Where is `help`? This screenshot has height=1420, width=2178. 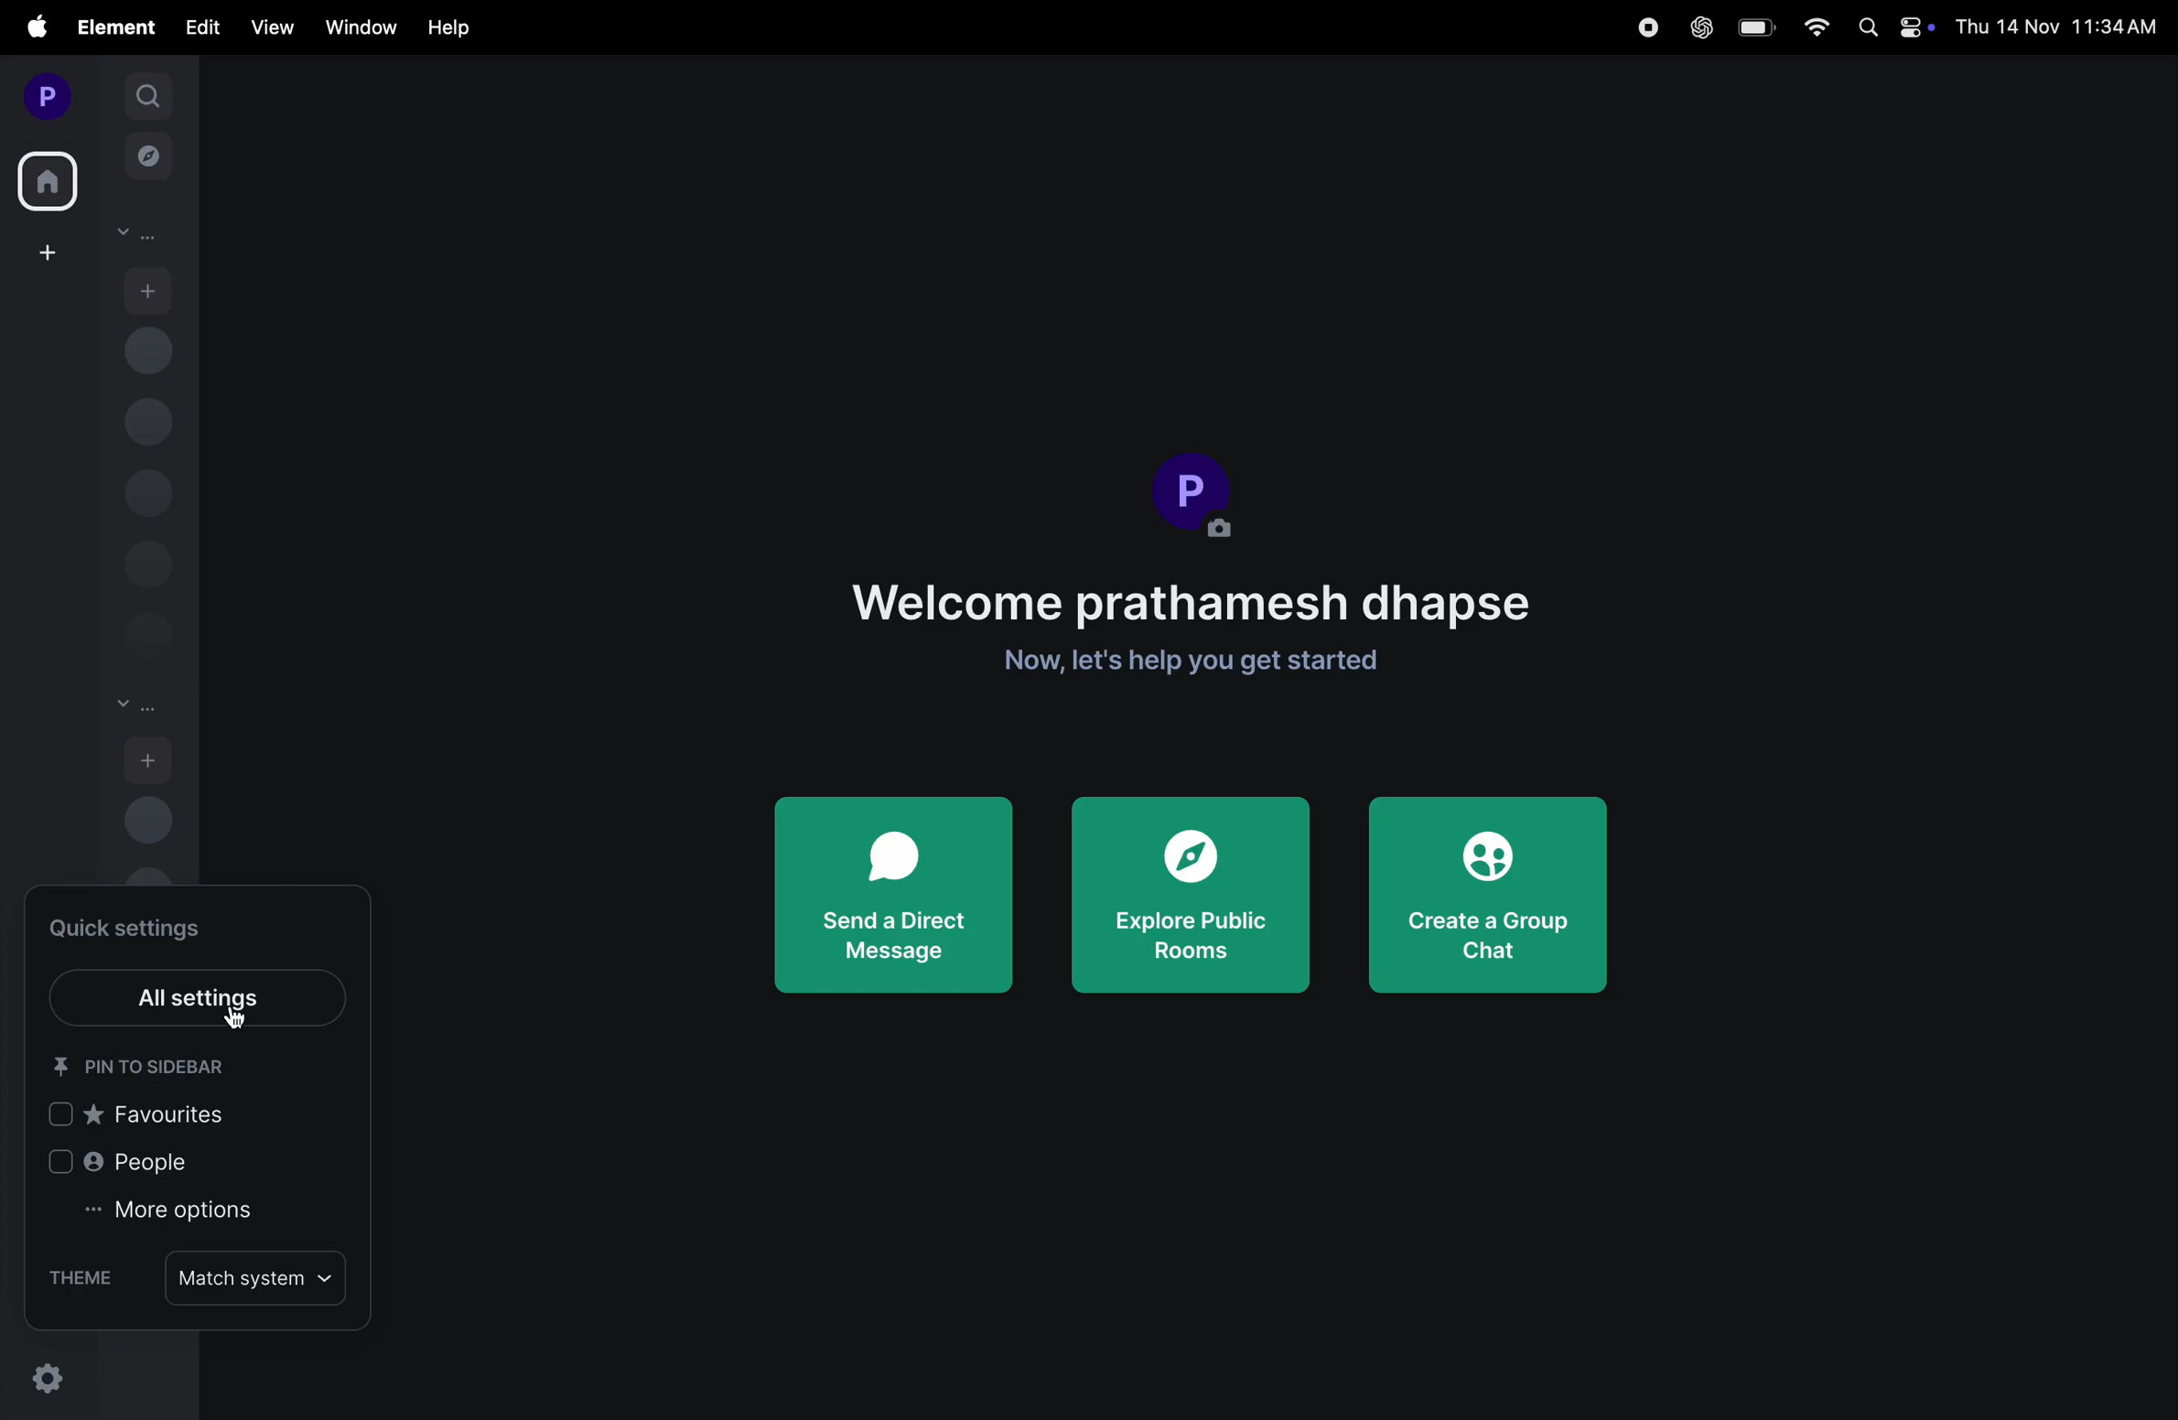
help is located at coordinates (449, 28).